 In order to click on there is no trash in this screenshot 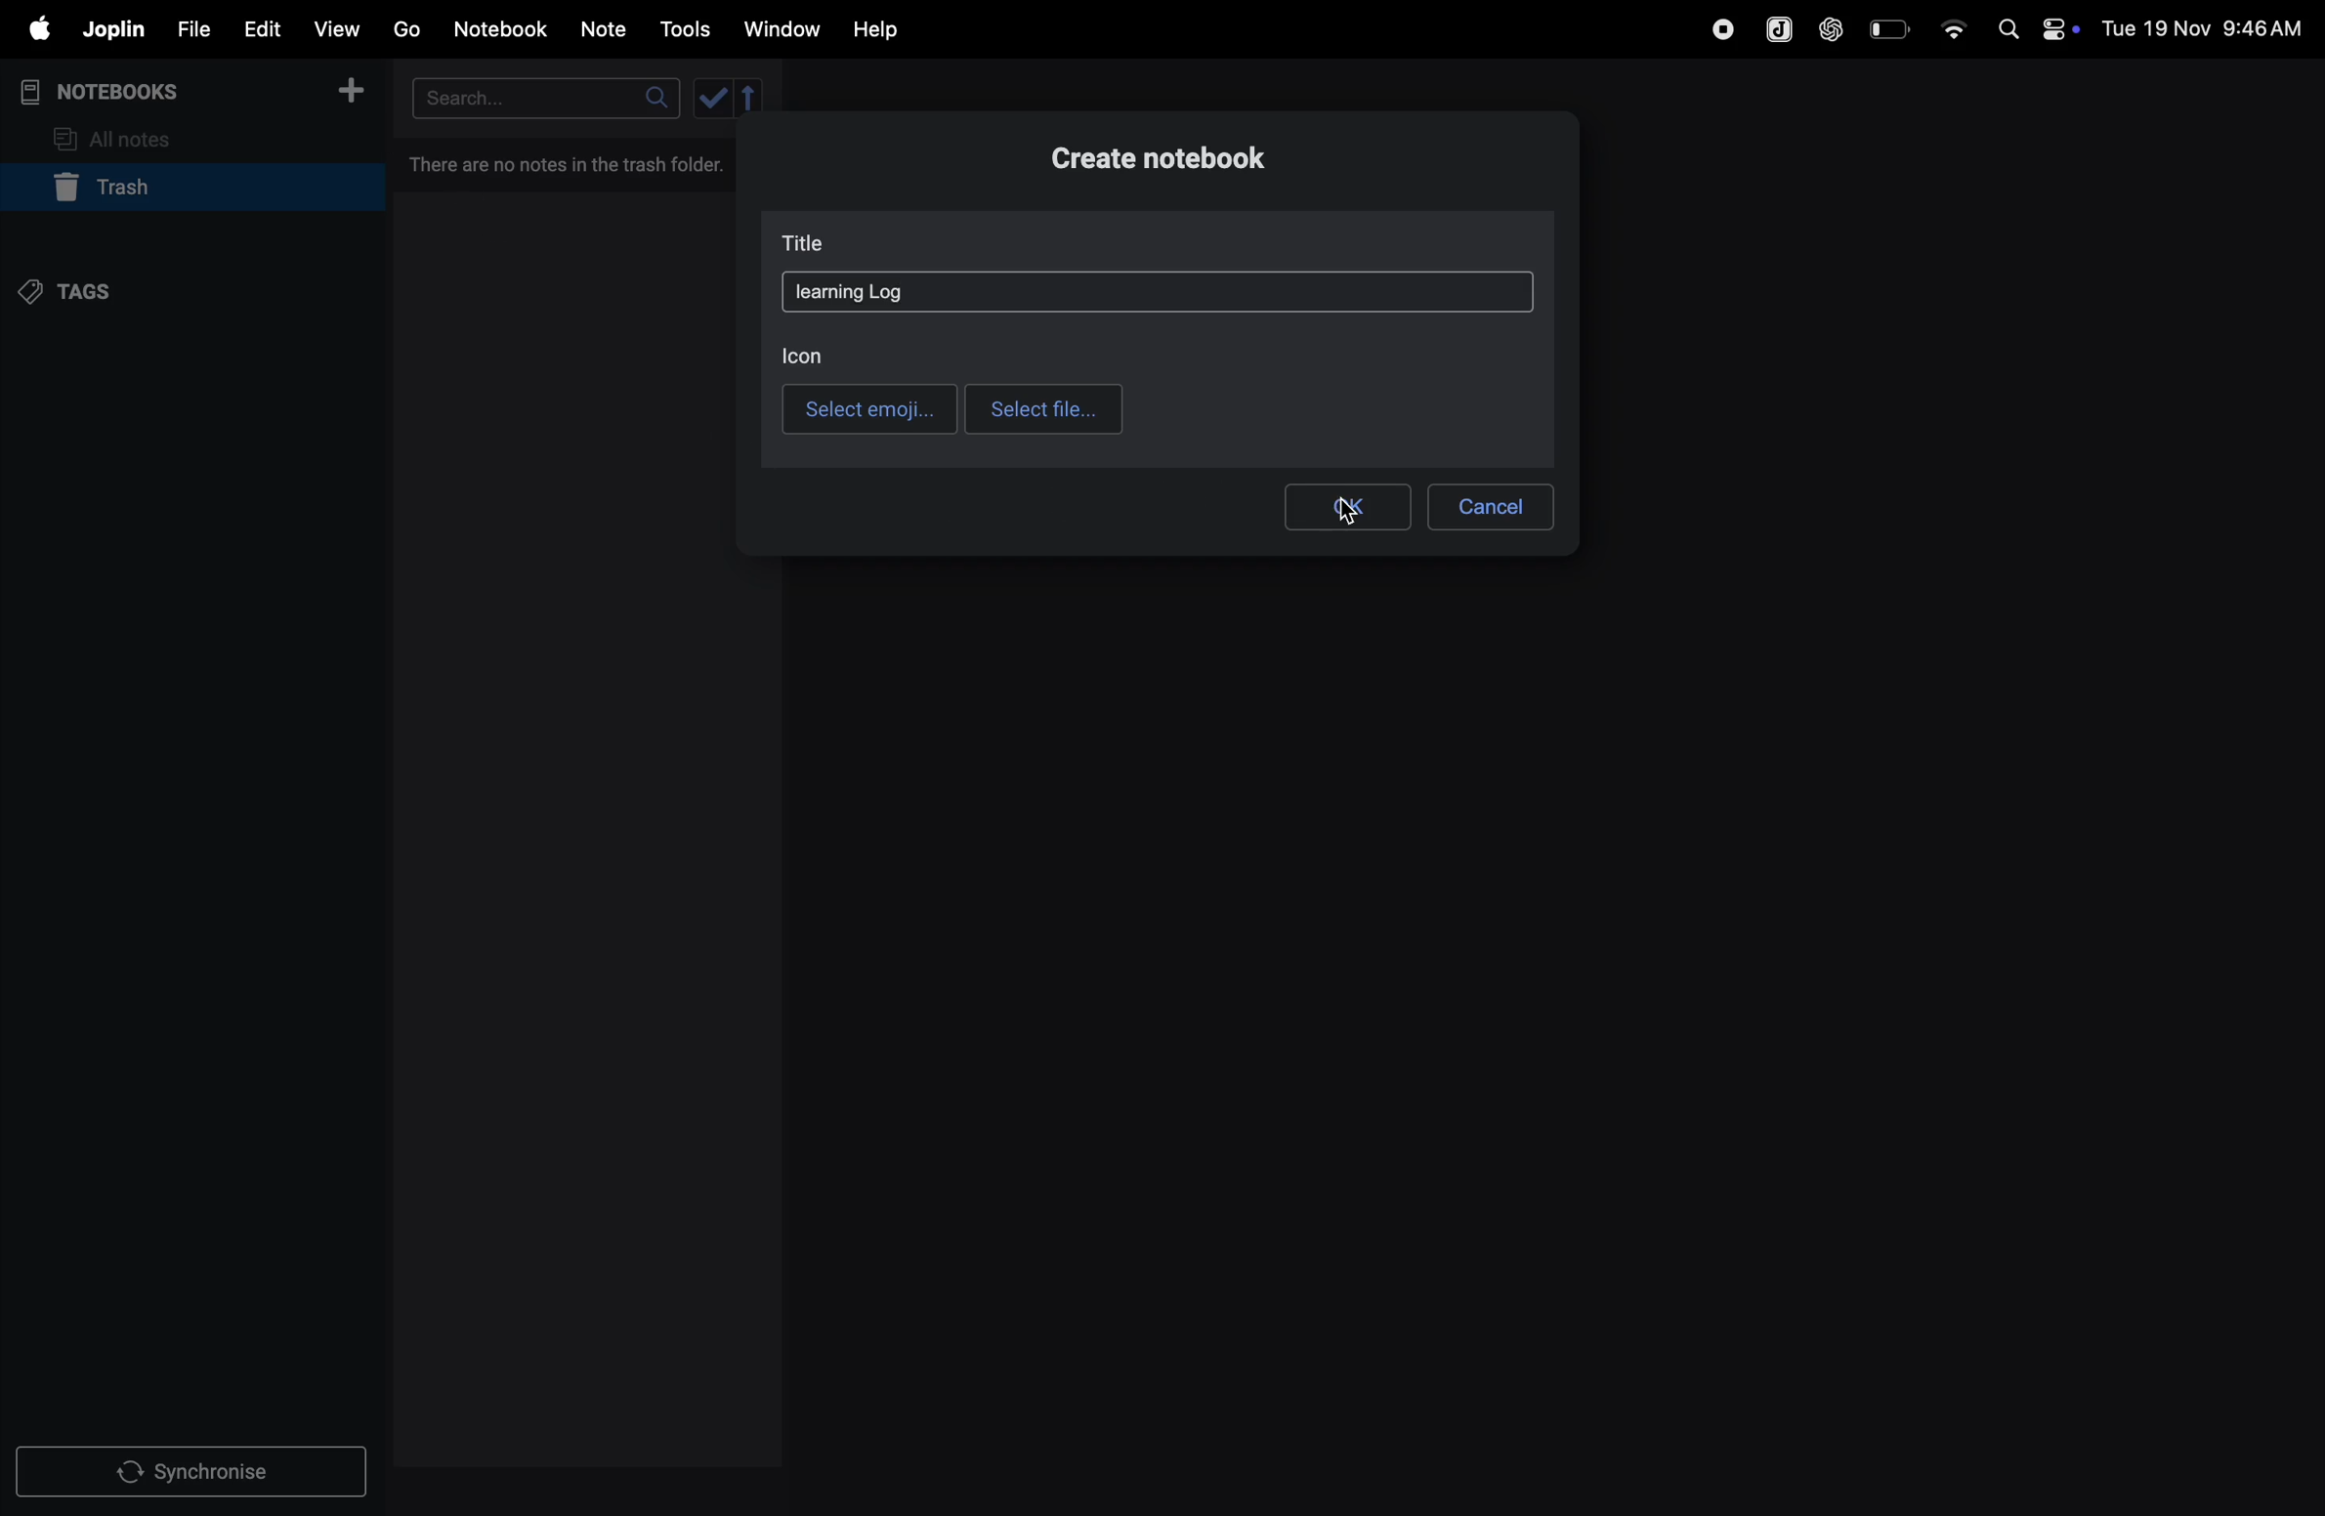, I will do `click(569, 160)`.